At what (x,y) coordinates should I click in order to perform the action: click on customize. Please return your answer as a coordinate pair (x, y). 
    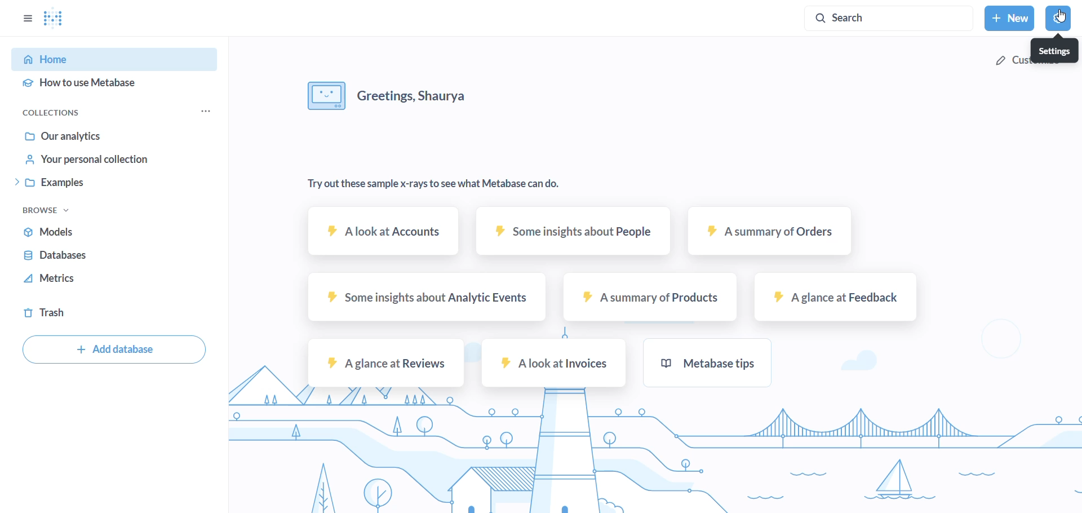
    Looking at the image, I should click on (1027, 60).